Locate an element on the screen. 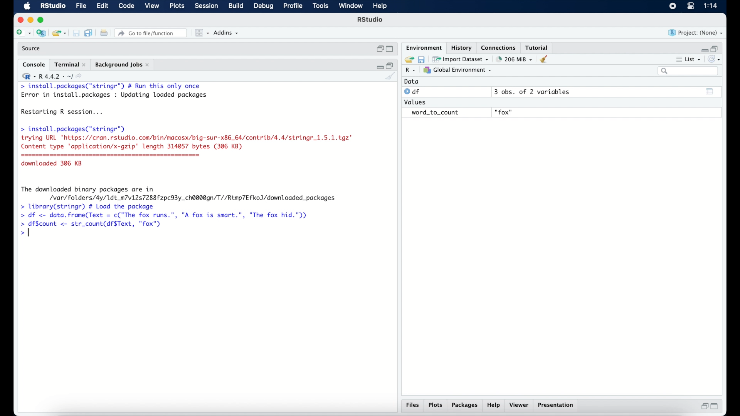  save is located at coordinates (77, 34).